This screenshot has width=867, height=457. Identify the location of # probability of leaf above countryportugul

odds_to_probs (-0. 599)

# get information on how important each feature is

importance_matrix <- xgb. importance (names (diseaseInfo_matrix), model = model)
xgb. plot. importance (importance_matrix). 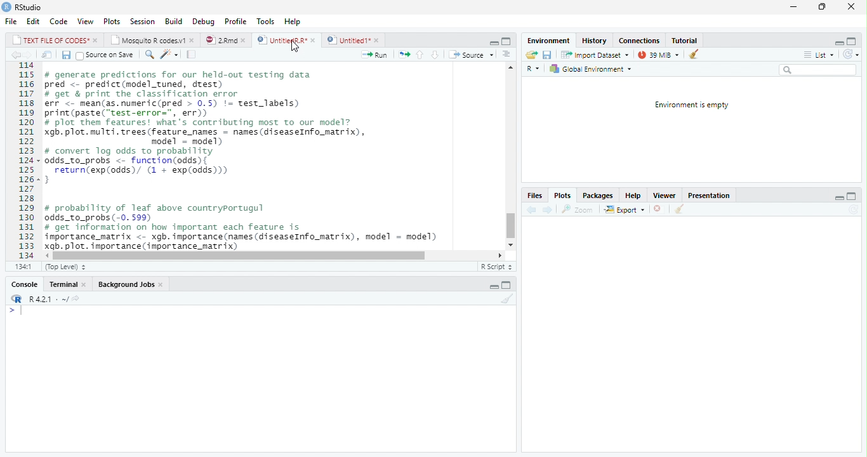
(246, 225).